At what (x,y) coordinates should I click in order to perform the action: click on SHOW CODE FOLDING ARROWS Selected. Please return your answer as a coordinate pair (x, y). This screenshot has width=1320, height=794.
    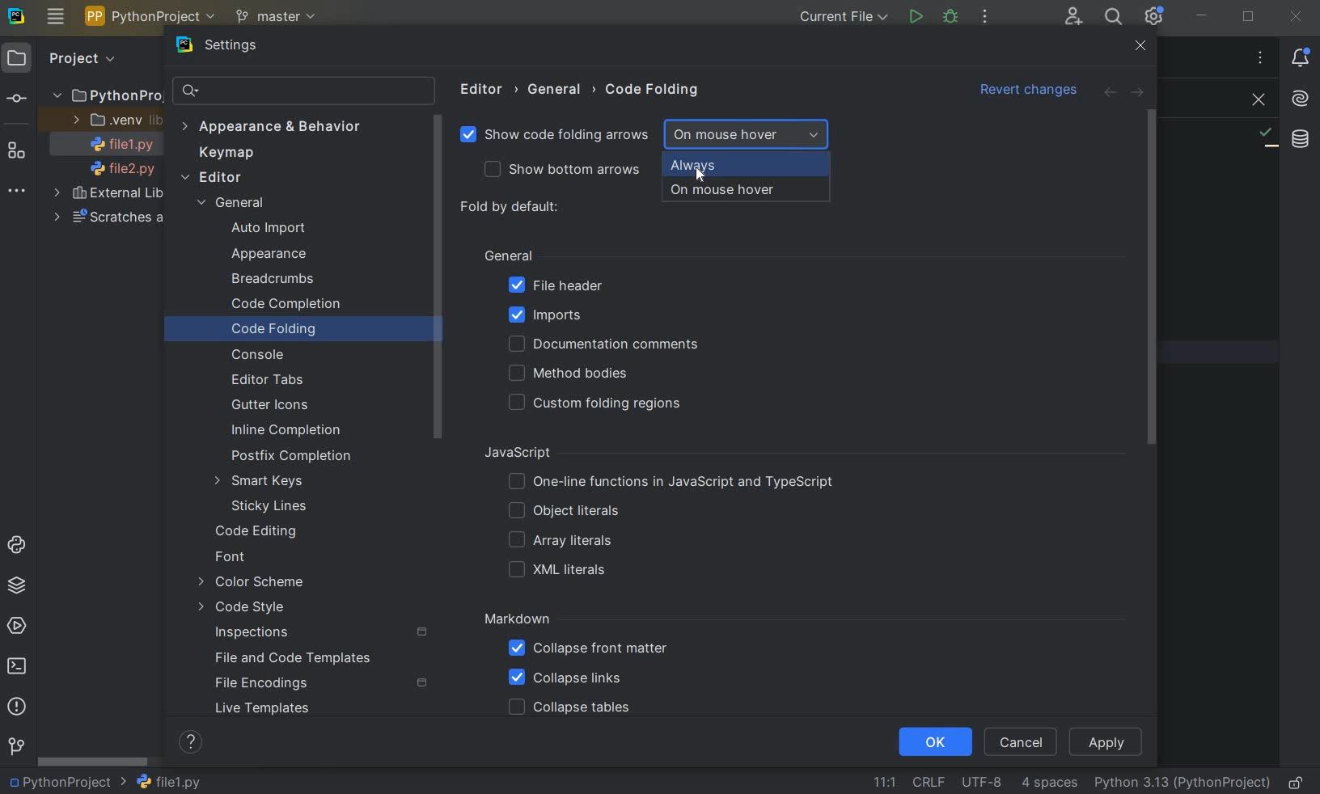
    Looking at the image, I should click on (556, 137).